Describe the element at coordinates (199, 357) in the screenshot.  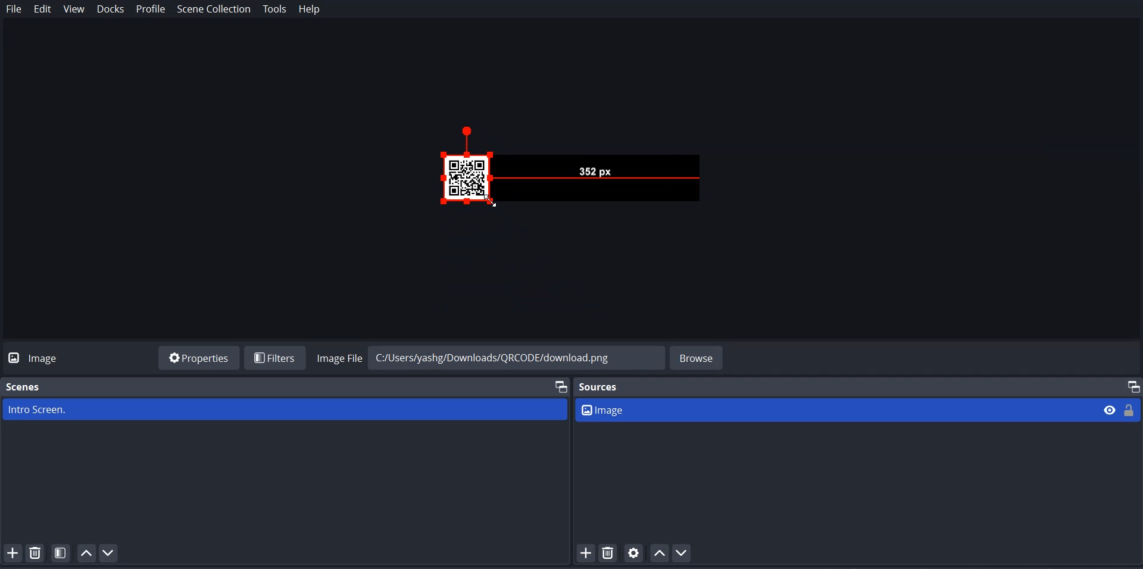
I see `Properties` at that location.